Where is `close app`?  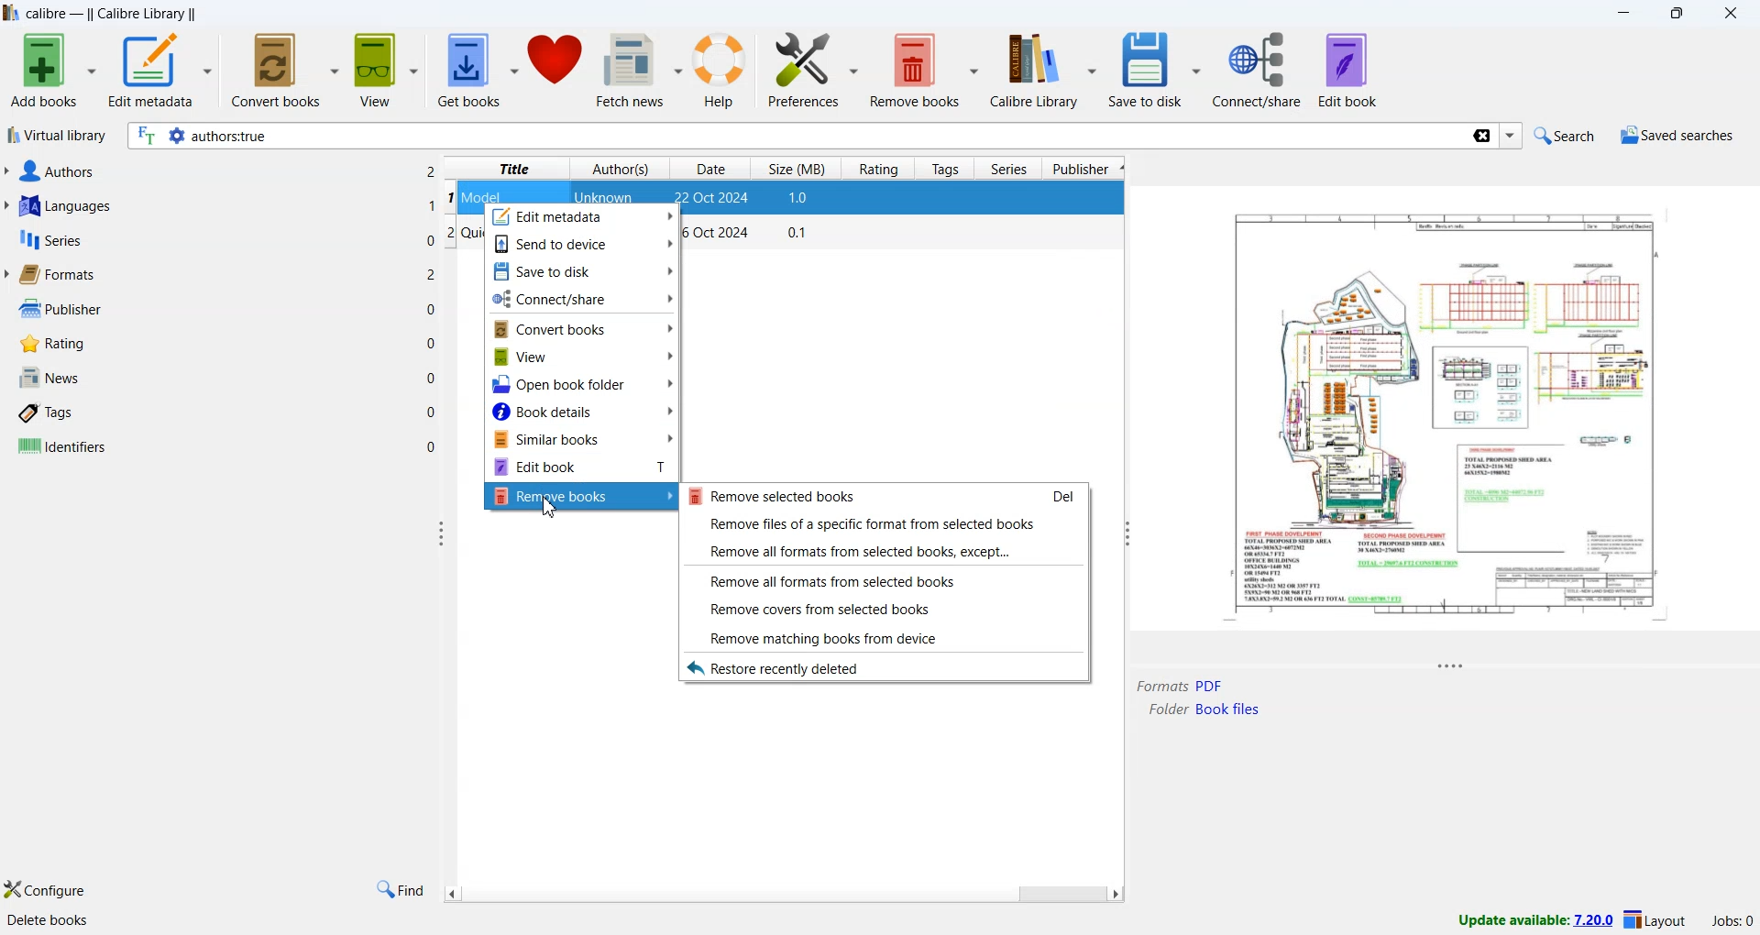
close app is located at coordinates (1733, 14).